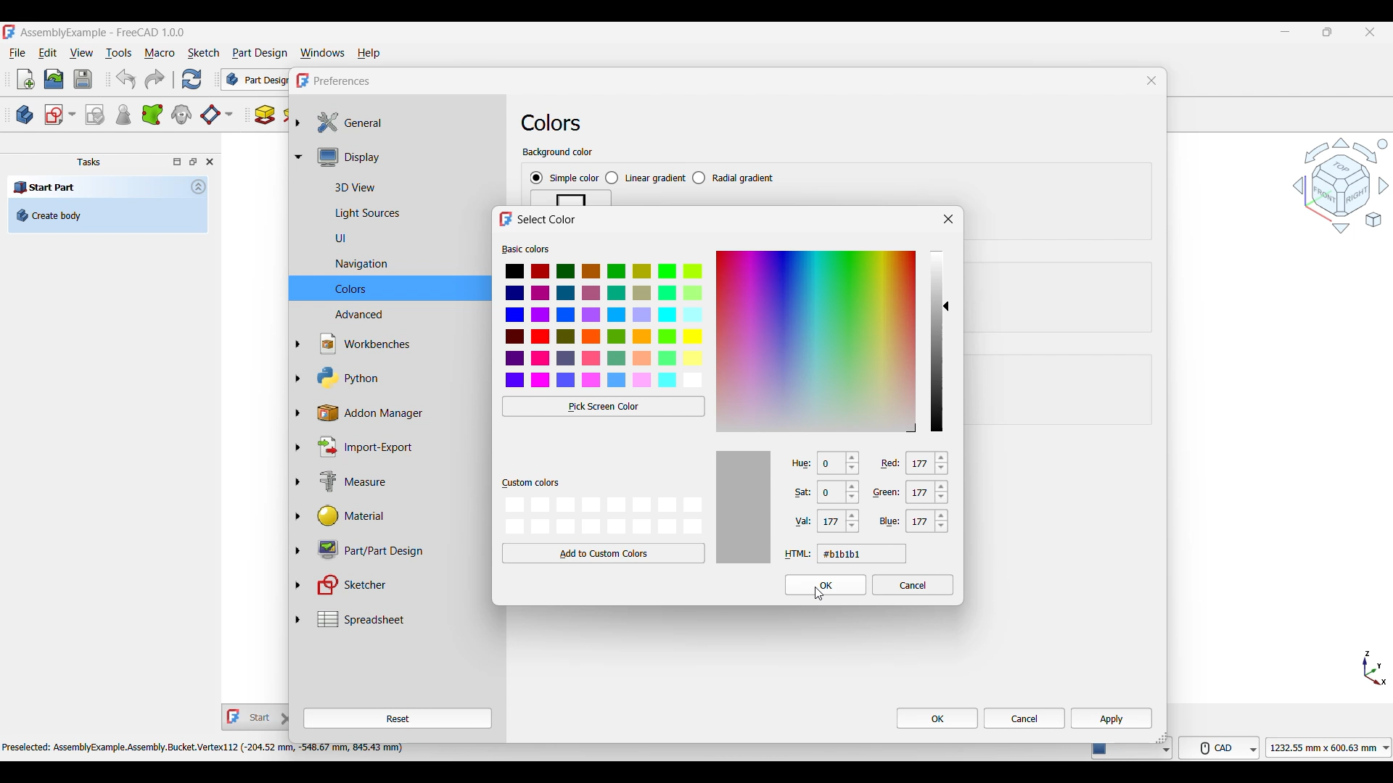 The height and width of the screenshot is (783, 1393). What do you see at coordinates (323, 54) in the screenshot?
I see `Windows menu` at bounding box center [323, 54].